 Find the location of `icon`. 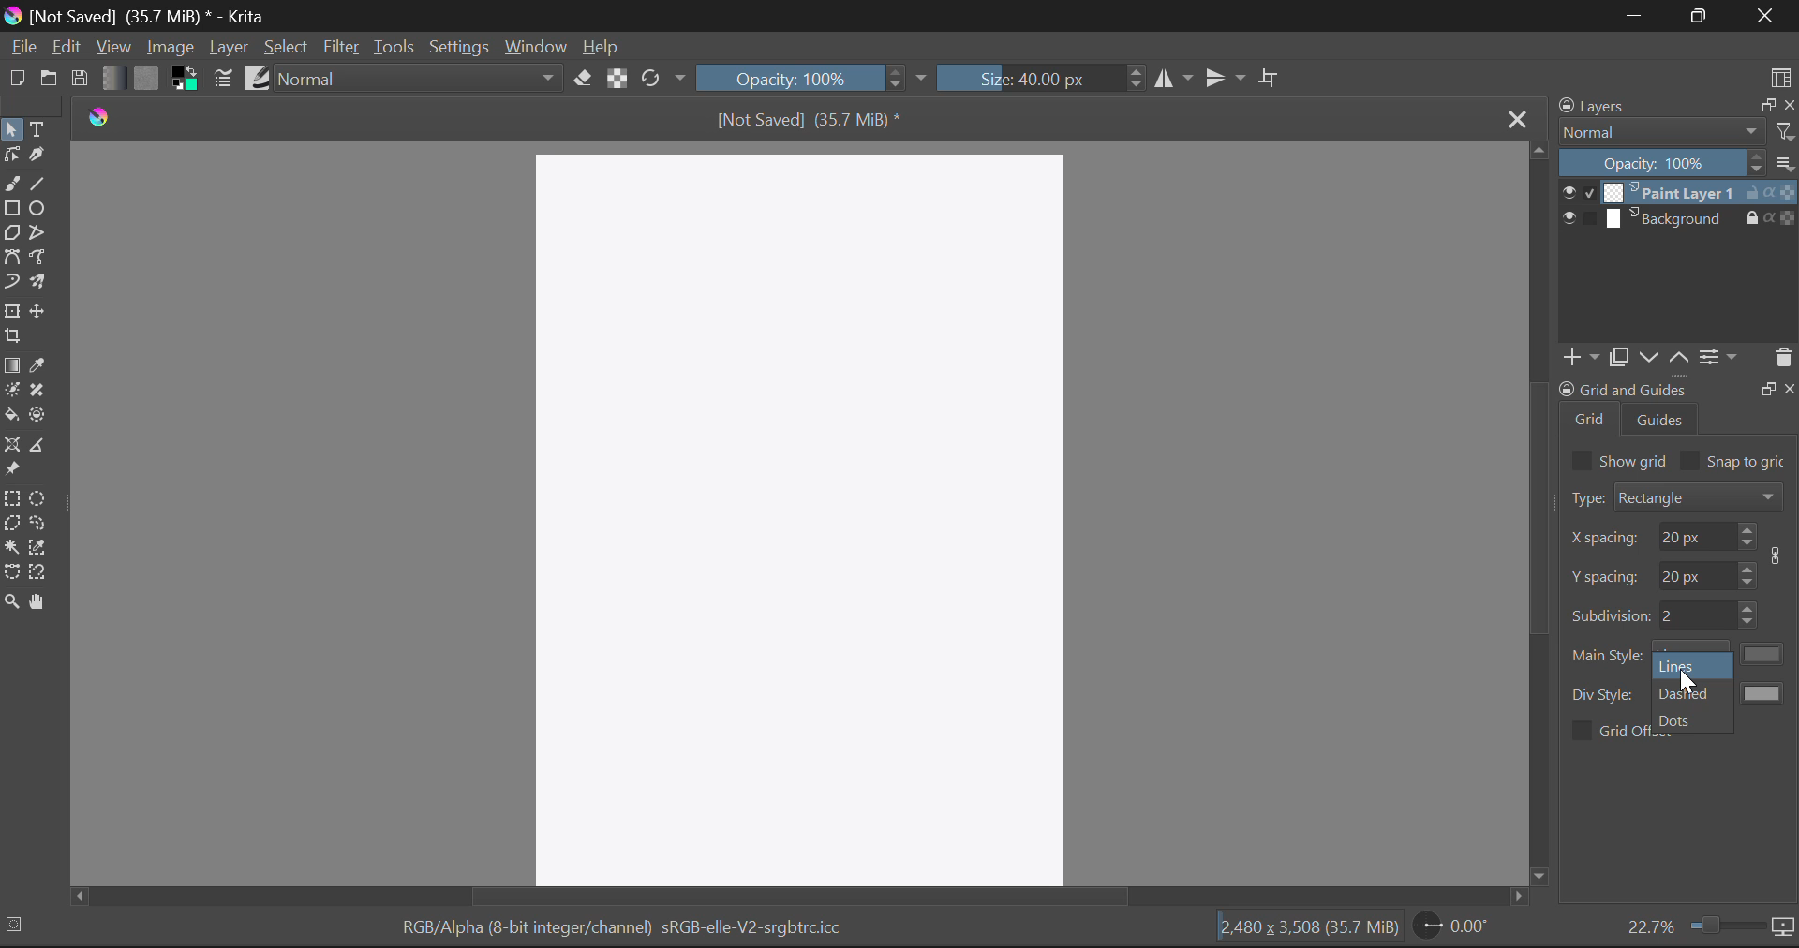

icon is located at coordinates (1784, 927).